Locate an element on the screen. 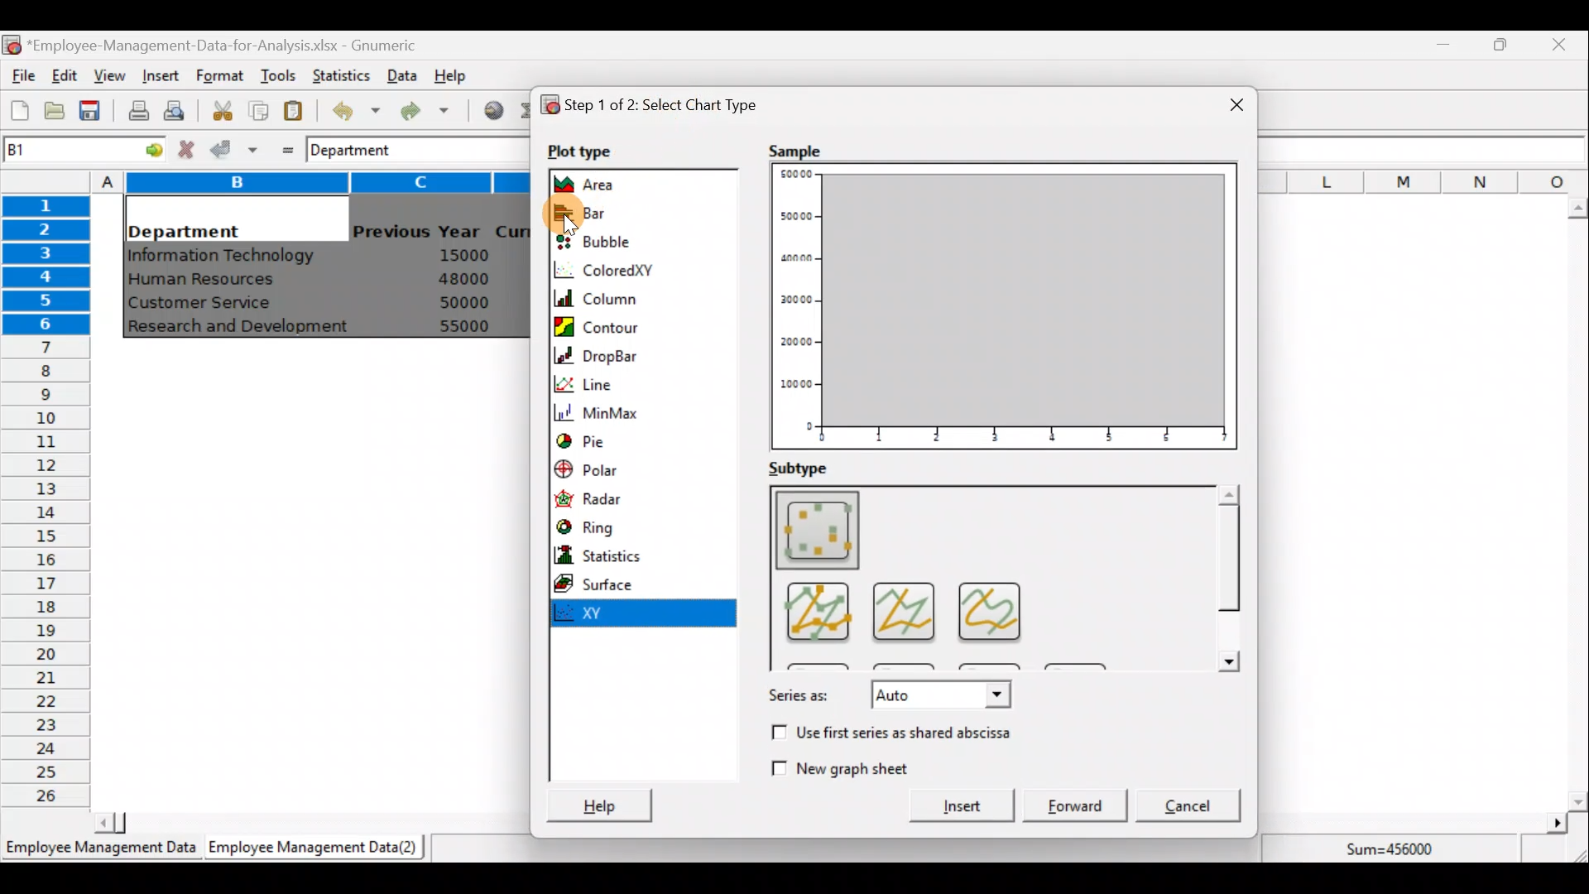  DropBar is located at coordinates (612, 353).